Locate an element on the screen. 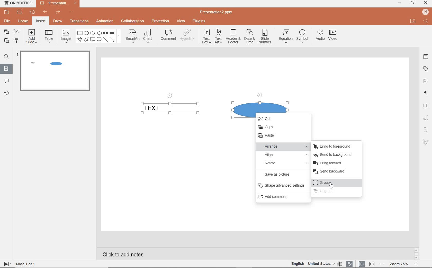 The width and height of the screenshot is (432, 268). BRING TO FOREGROUND is located at coordinates (335, 146).